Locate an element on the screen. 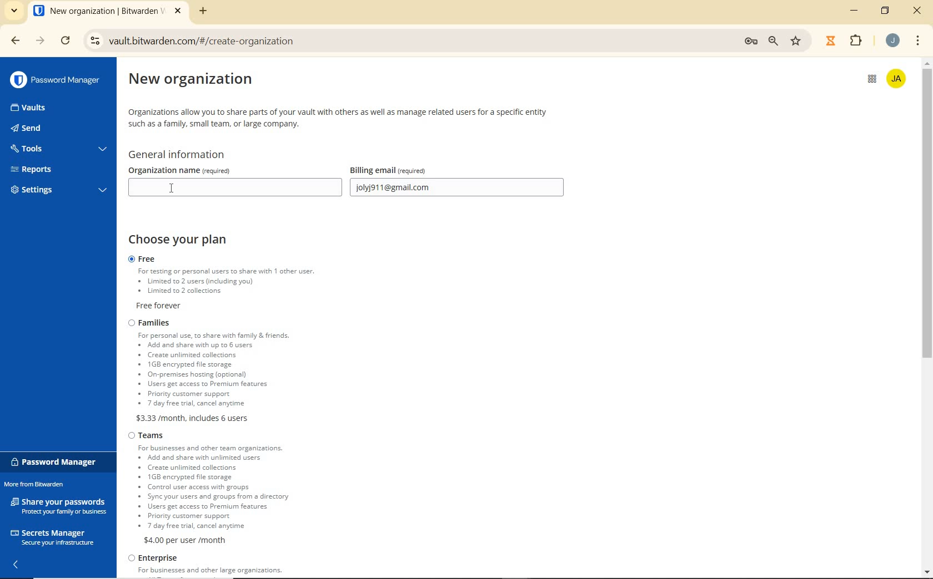  choose your plan is located at coordinates (184, 240).